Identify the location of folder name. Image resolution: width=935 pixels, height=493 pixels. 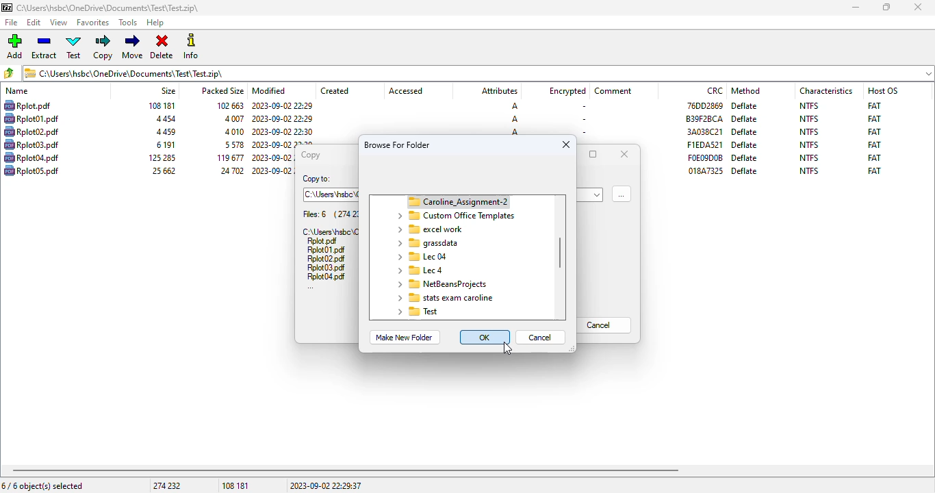
(431, 229).